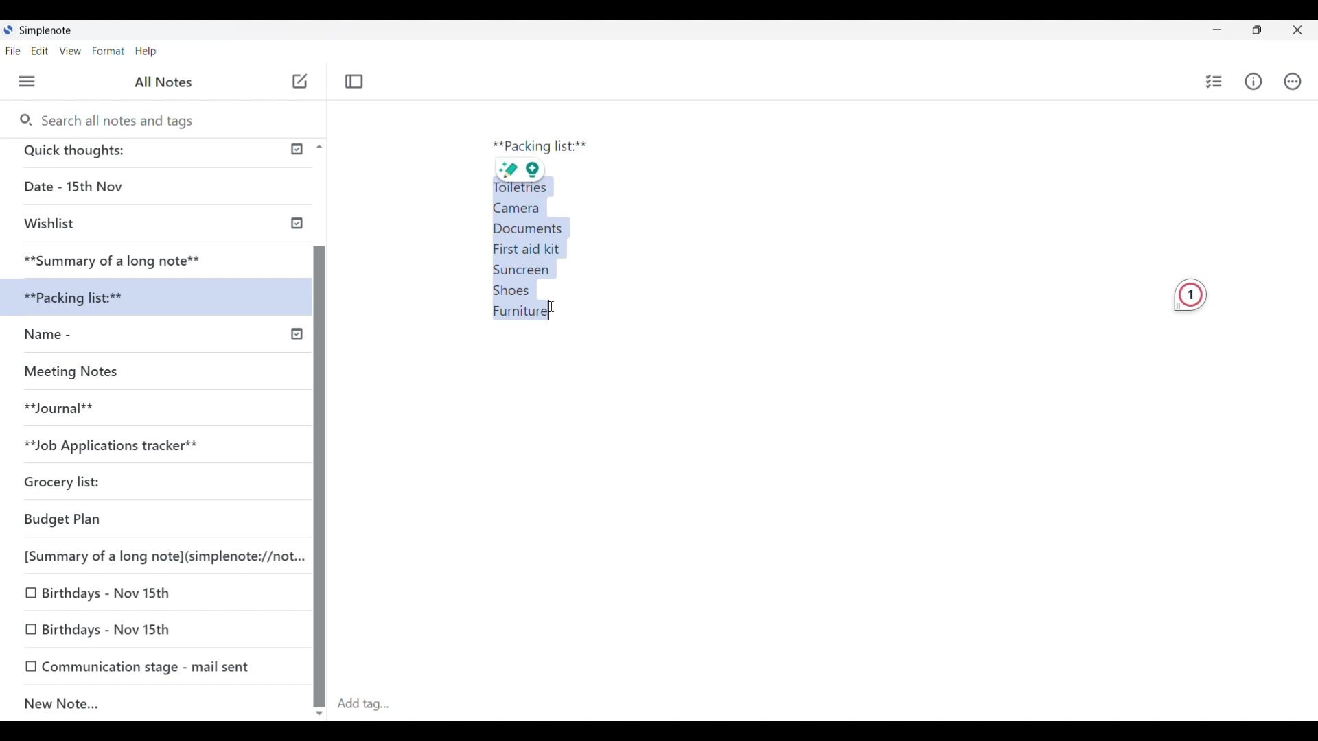 This screenshot has height=741, width=1318. What do you see at coordinates (540, 169) in the screenshot?
I see `idea` at bounding box center [540, 169].